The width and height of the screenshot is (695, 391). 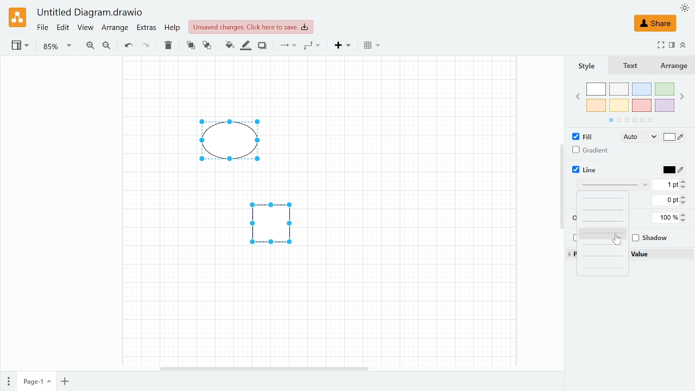 What do you see at coordinates (586, 66) in the screenshot?
I see `Style` at bounding box center [586, 66].